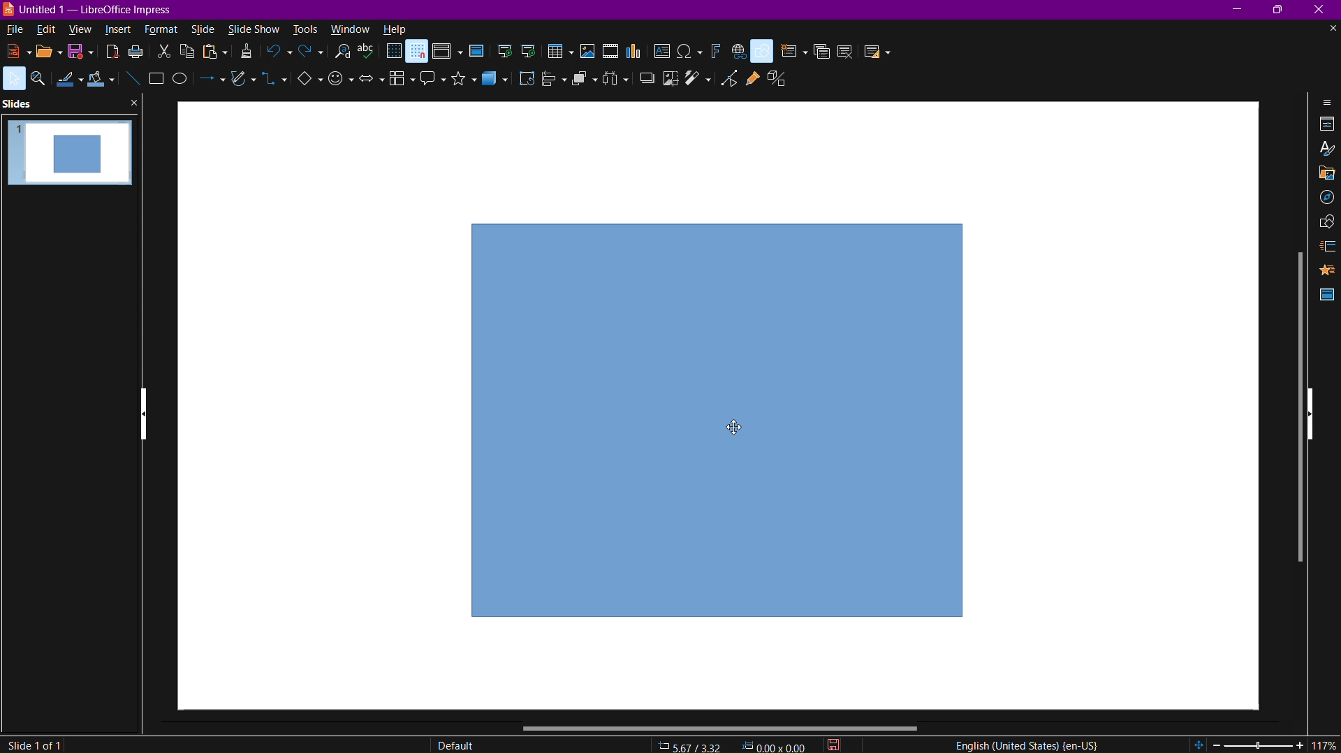 The height and width of the screenshot is (753, 1341). What do you see at coordinates (429, 83) in the screenshot?
I see `Callout Shapes` at bounding box center [429, 83].